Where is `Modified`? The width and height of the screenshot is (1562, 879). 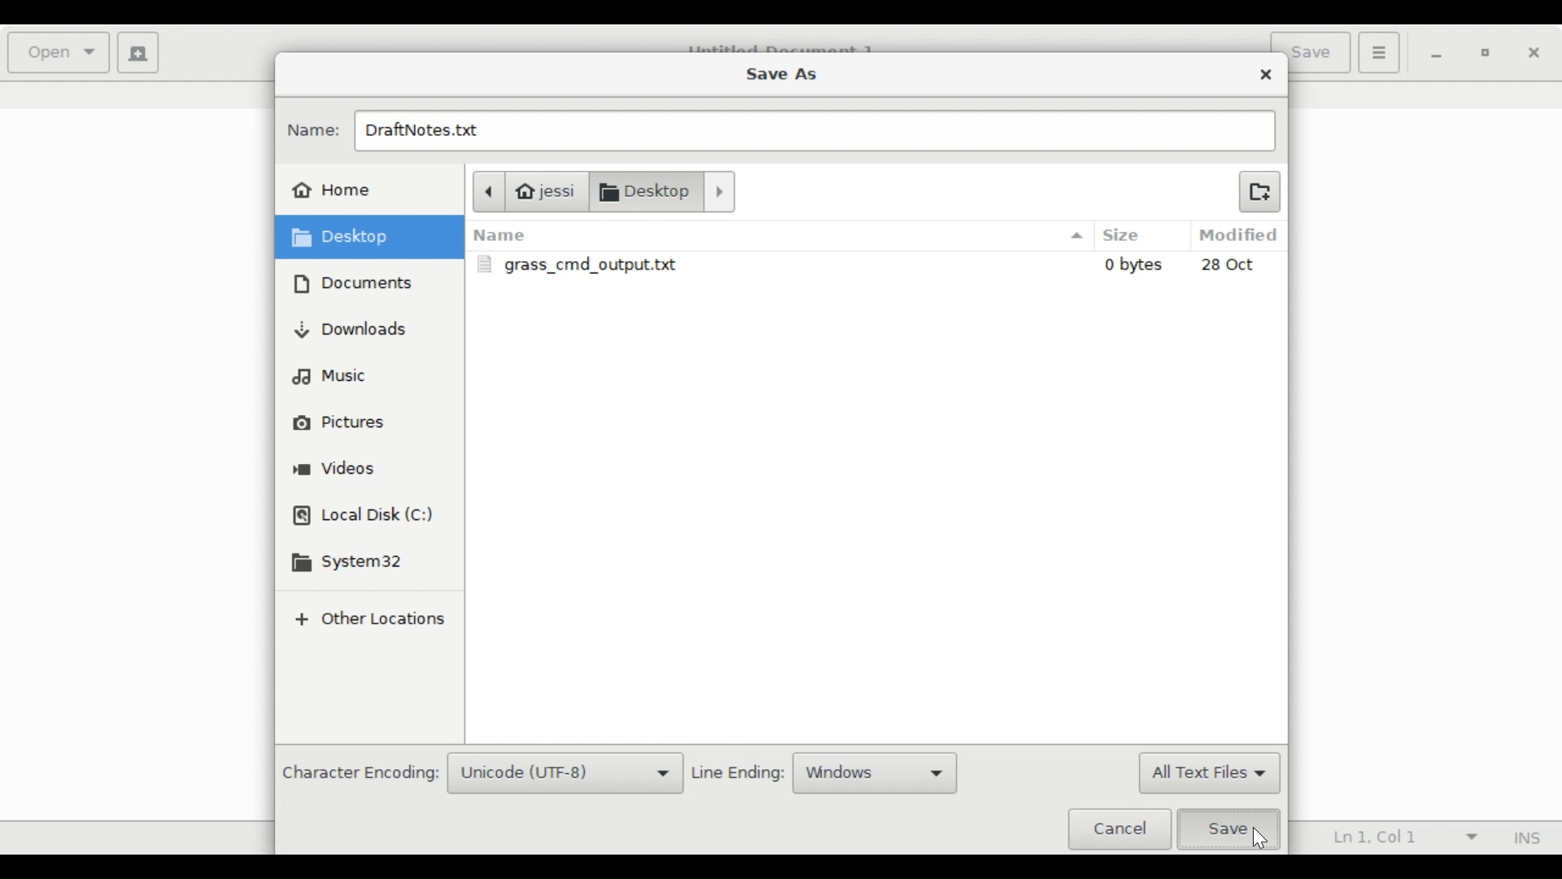
Modified is located at coordinates (1241, 235).